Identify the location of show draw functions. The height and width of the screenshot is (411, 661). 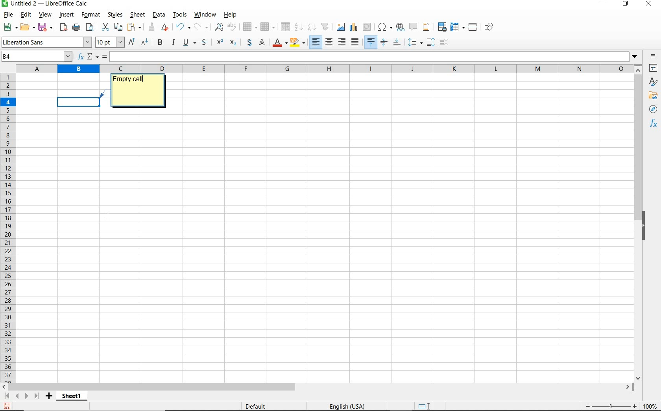
(490, 28).